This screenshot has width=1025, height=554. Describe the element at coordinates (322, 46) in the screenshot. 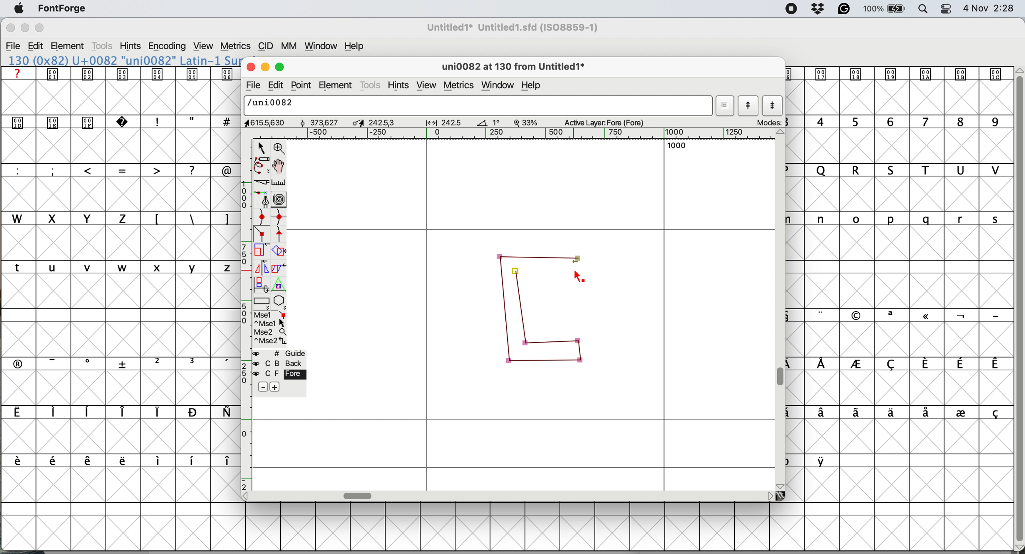

I see `window` at that location.